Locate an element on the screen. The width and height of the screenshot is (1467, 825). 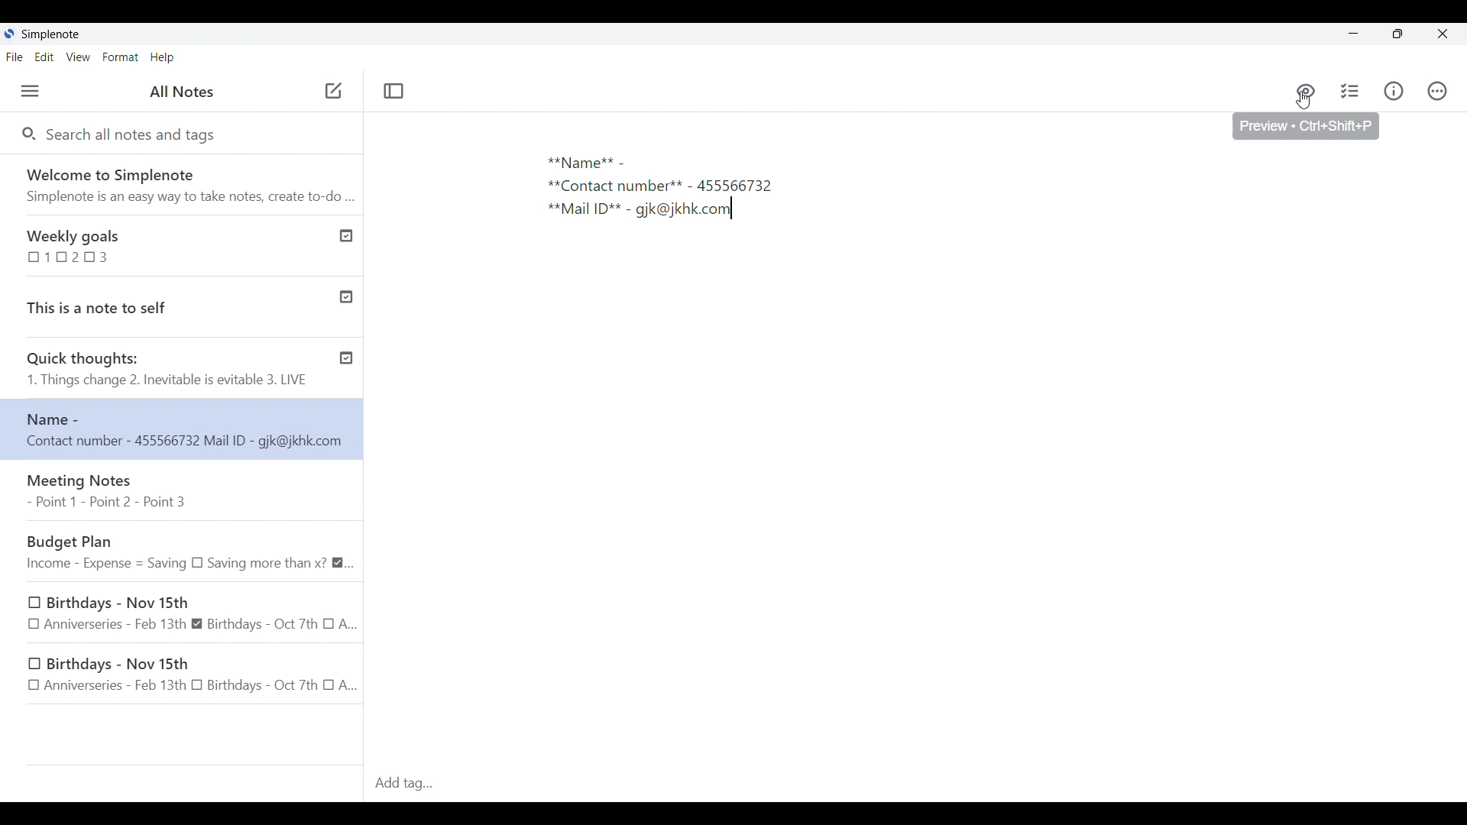
Minimize is located at coordinates (1353, 34).